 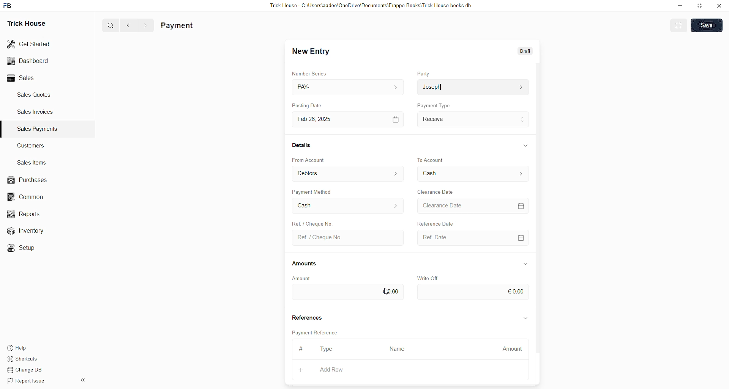 I want to click on Amount, so click(x=302, y=279).